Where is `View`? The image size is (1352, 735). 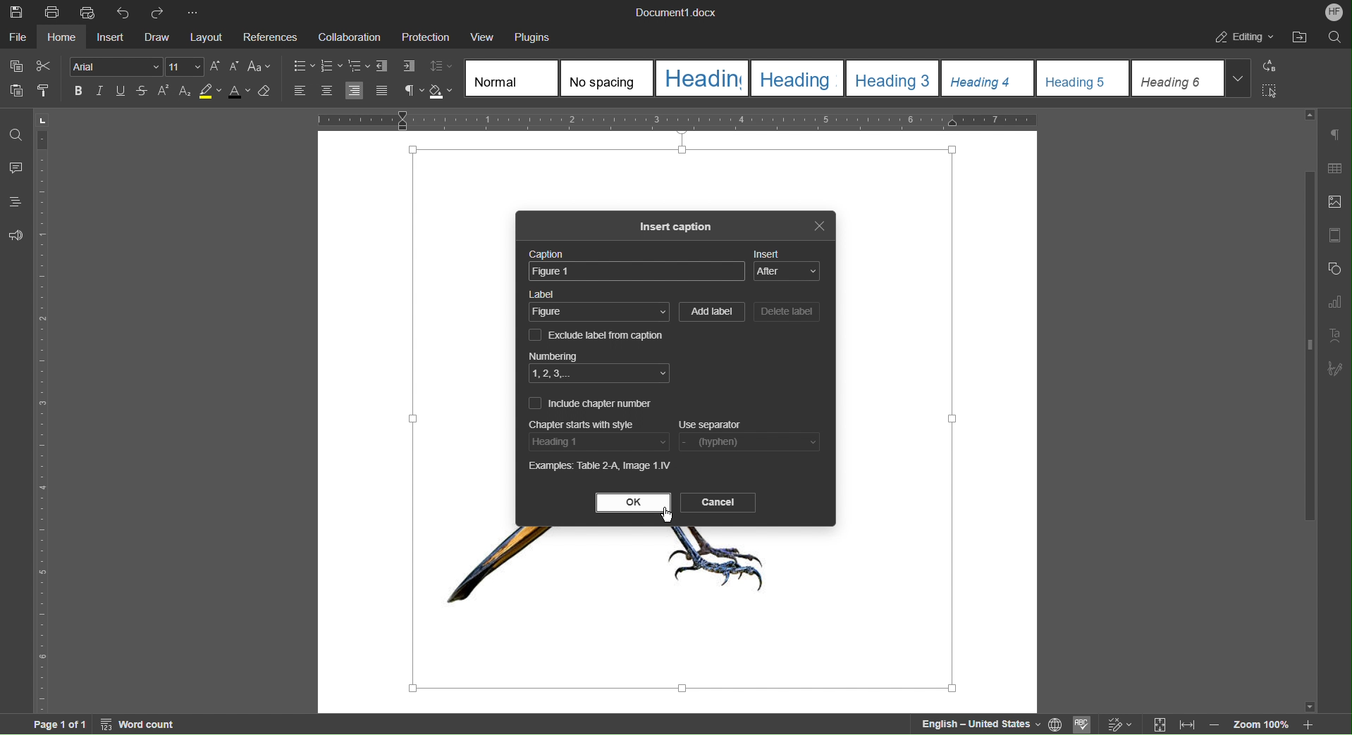 View is located at coordinates (484, 38).